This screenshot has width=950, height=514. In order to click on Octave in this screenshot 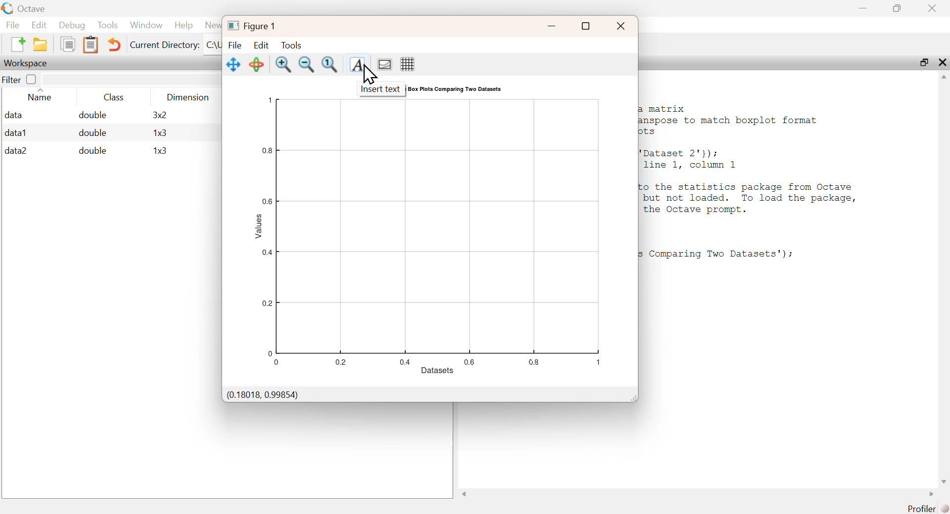, I will do `click(31, 9)`.